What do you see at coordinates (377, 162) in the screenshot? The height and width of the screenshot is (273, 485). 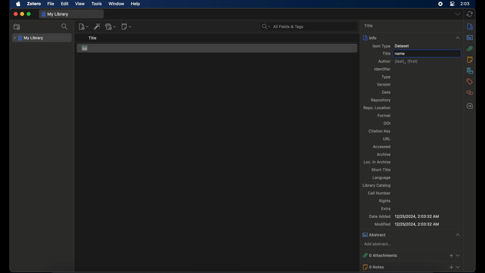 I see `loc. in archive` at bounding box center [377, 162].